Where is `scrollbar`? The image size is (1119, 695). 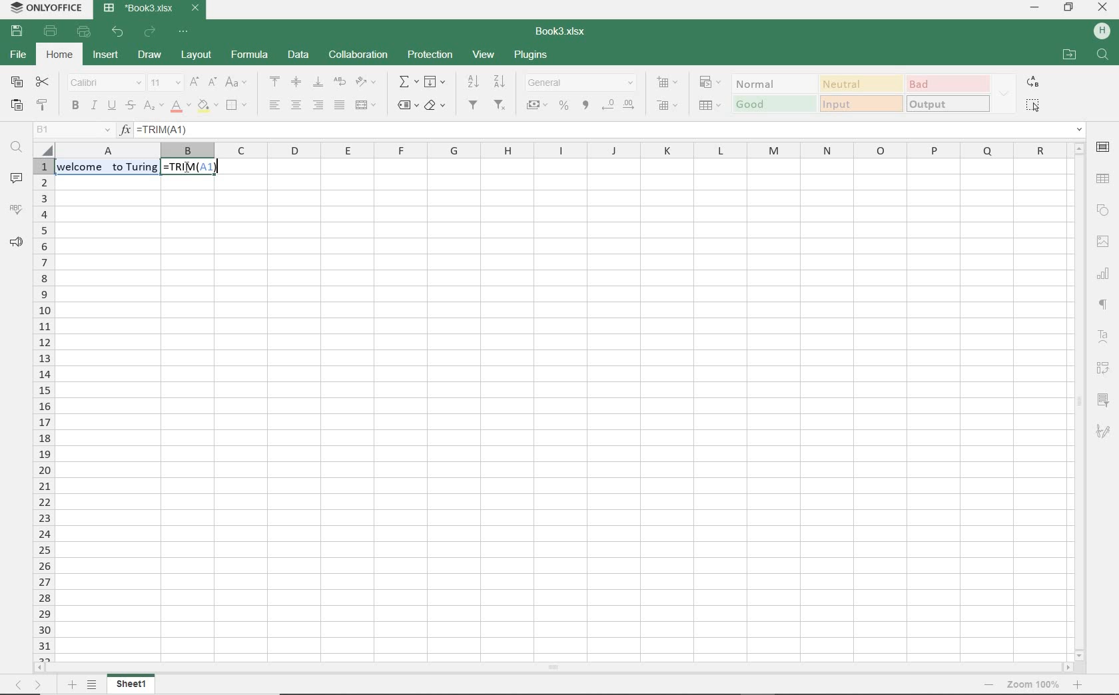
scrollbar is located at coordinates (554, 668).